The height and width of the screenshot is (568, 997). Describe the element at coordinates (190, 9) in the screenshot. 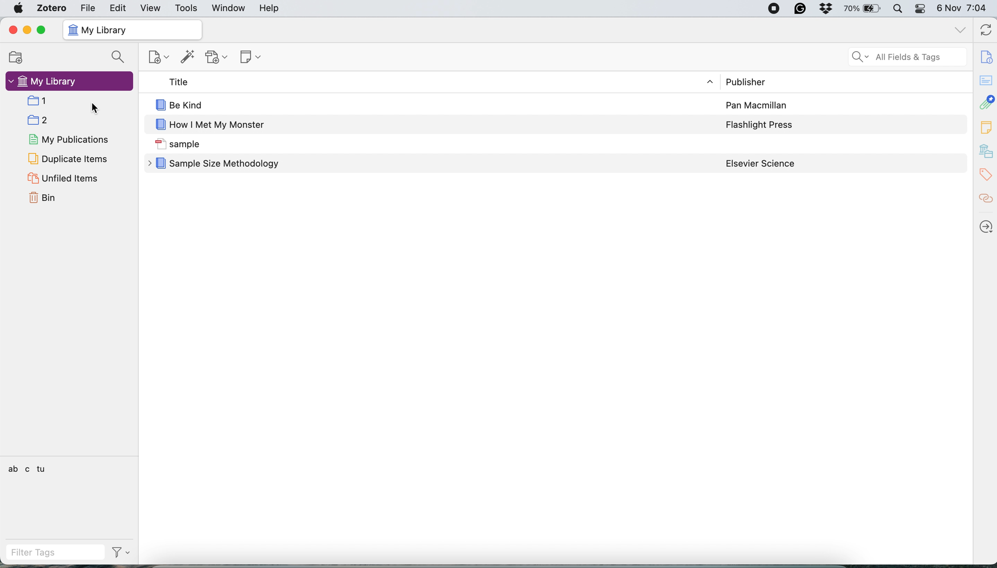

I see `tools` at that location.